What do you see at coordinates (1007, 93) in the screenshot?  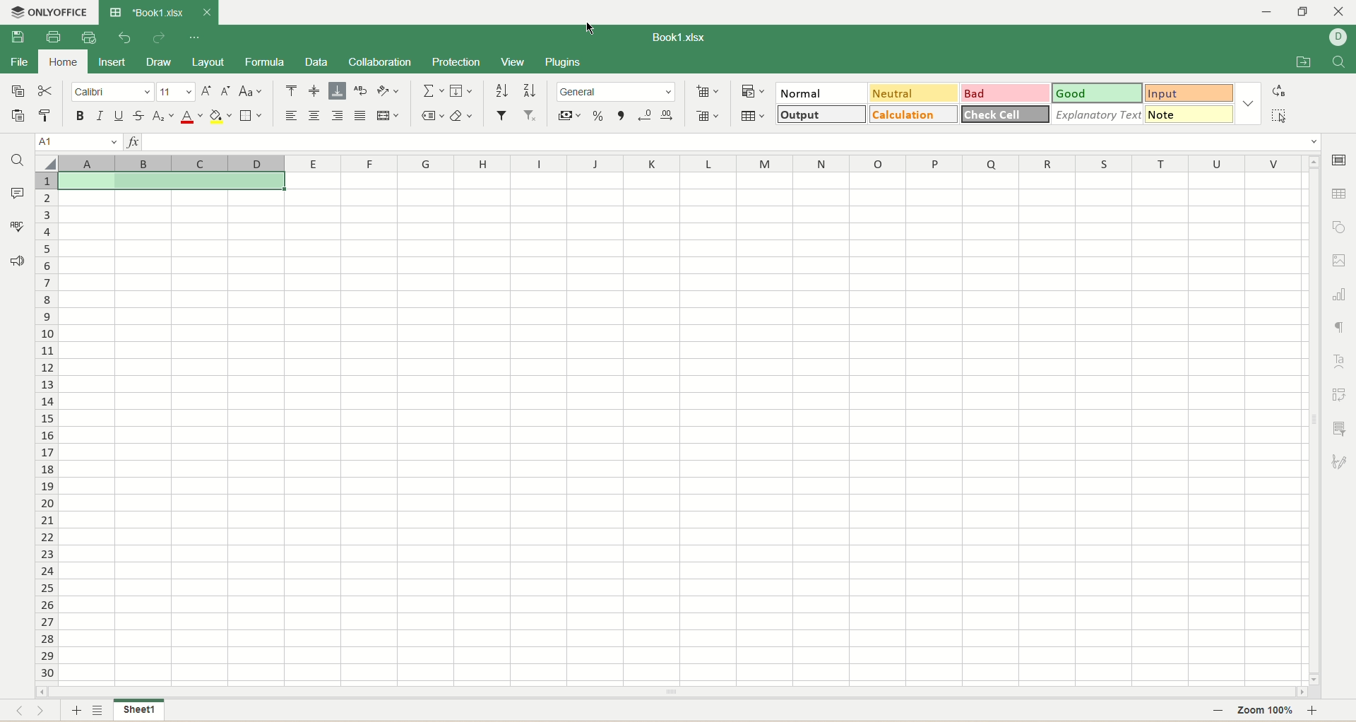 I see `bad` at bounding box center [1007, 93].